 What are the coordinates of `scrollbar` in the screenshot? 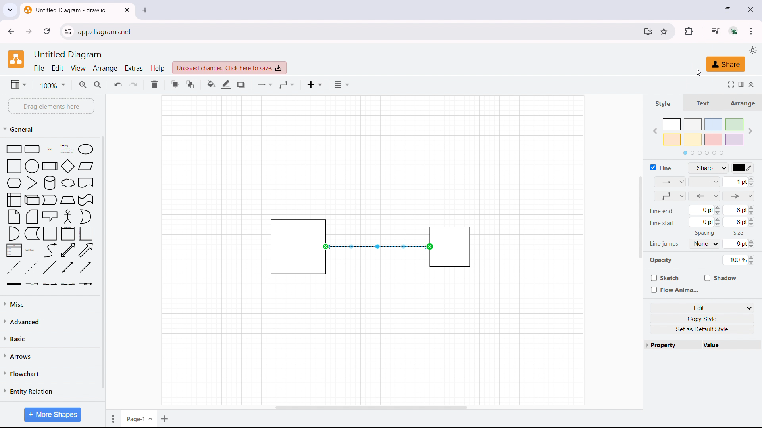 It's located at (102, 263).